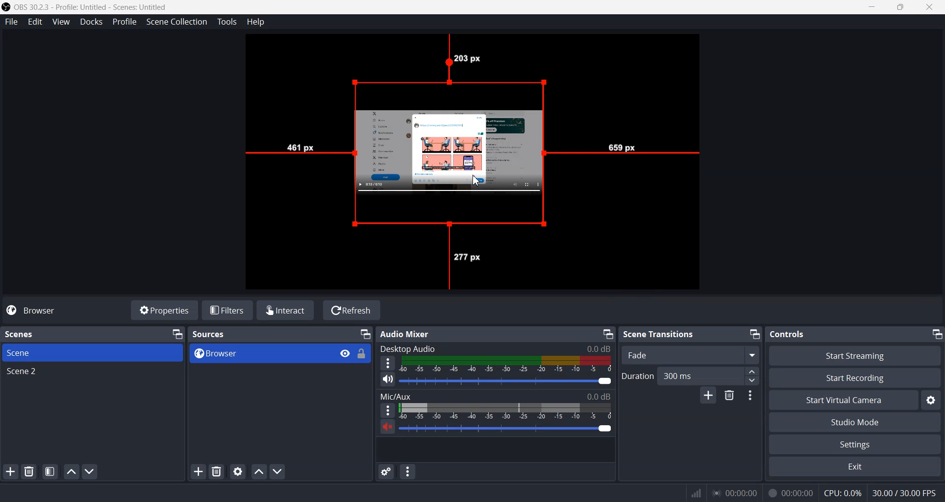  What do you see at coordinates (749, 396) in the screenshot?
I see `Transition properties` at bounding box center [749, 396].